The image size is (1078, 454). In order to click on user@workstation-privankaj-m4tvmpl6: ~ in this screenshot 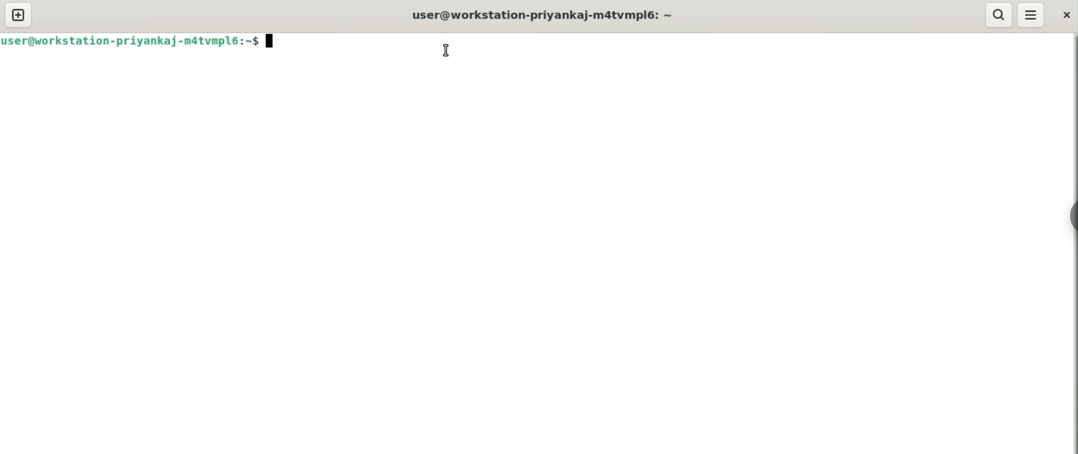, I will do `click(544, 14)`.